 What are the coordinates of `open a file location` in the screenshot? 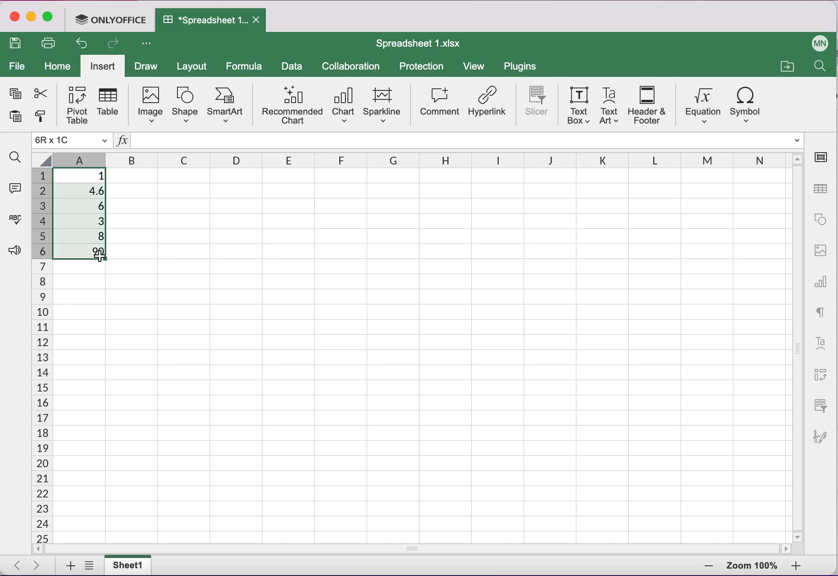 It's located at (789, 67).